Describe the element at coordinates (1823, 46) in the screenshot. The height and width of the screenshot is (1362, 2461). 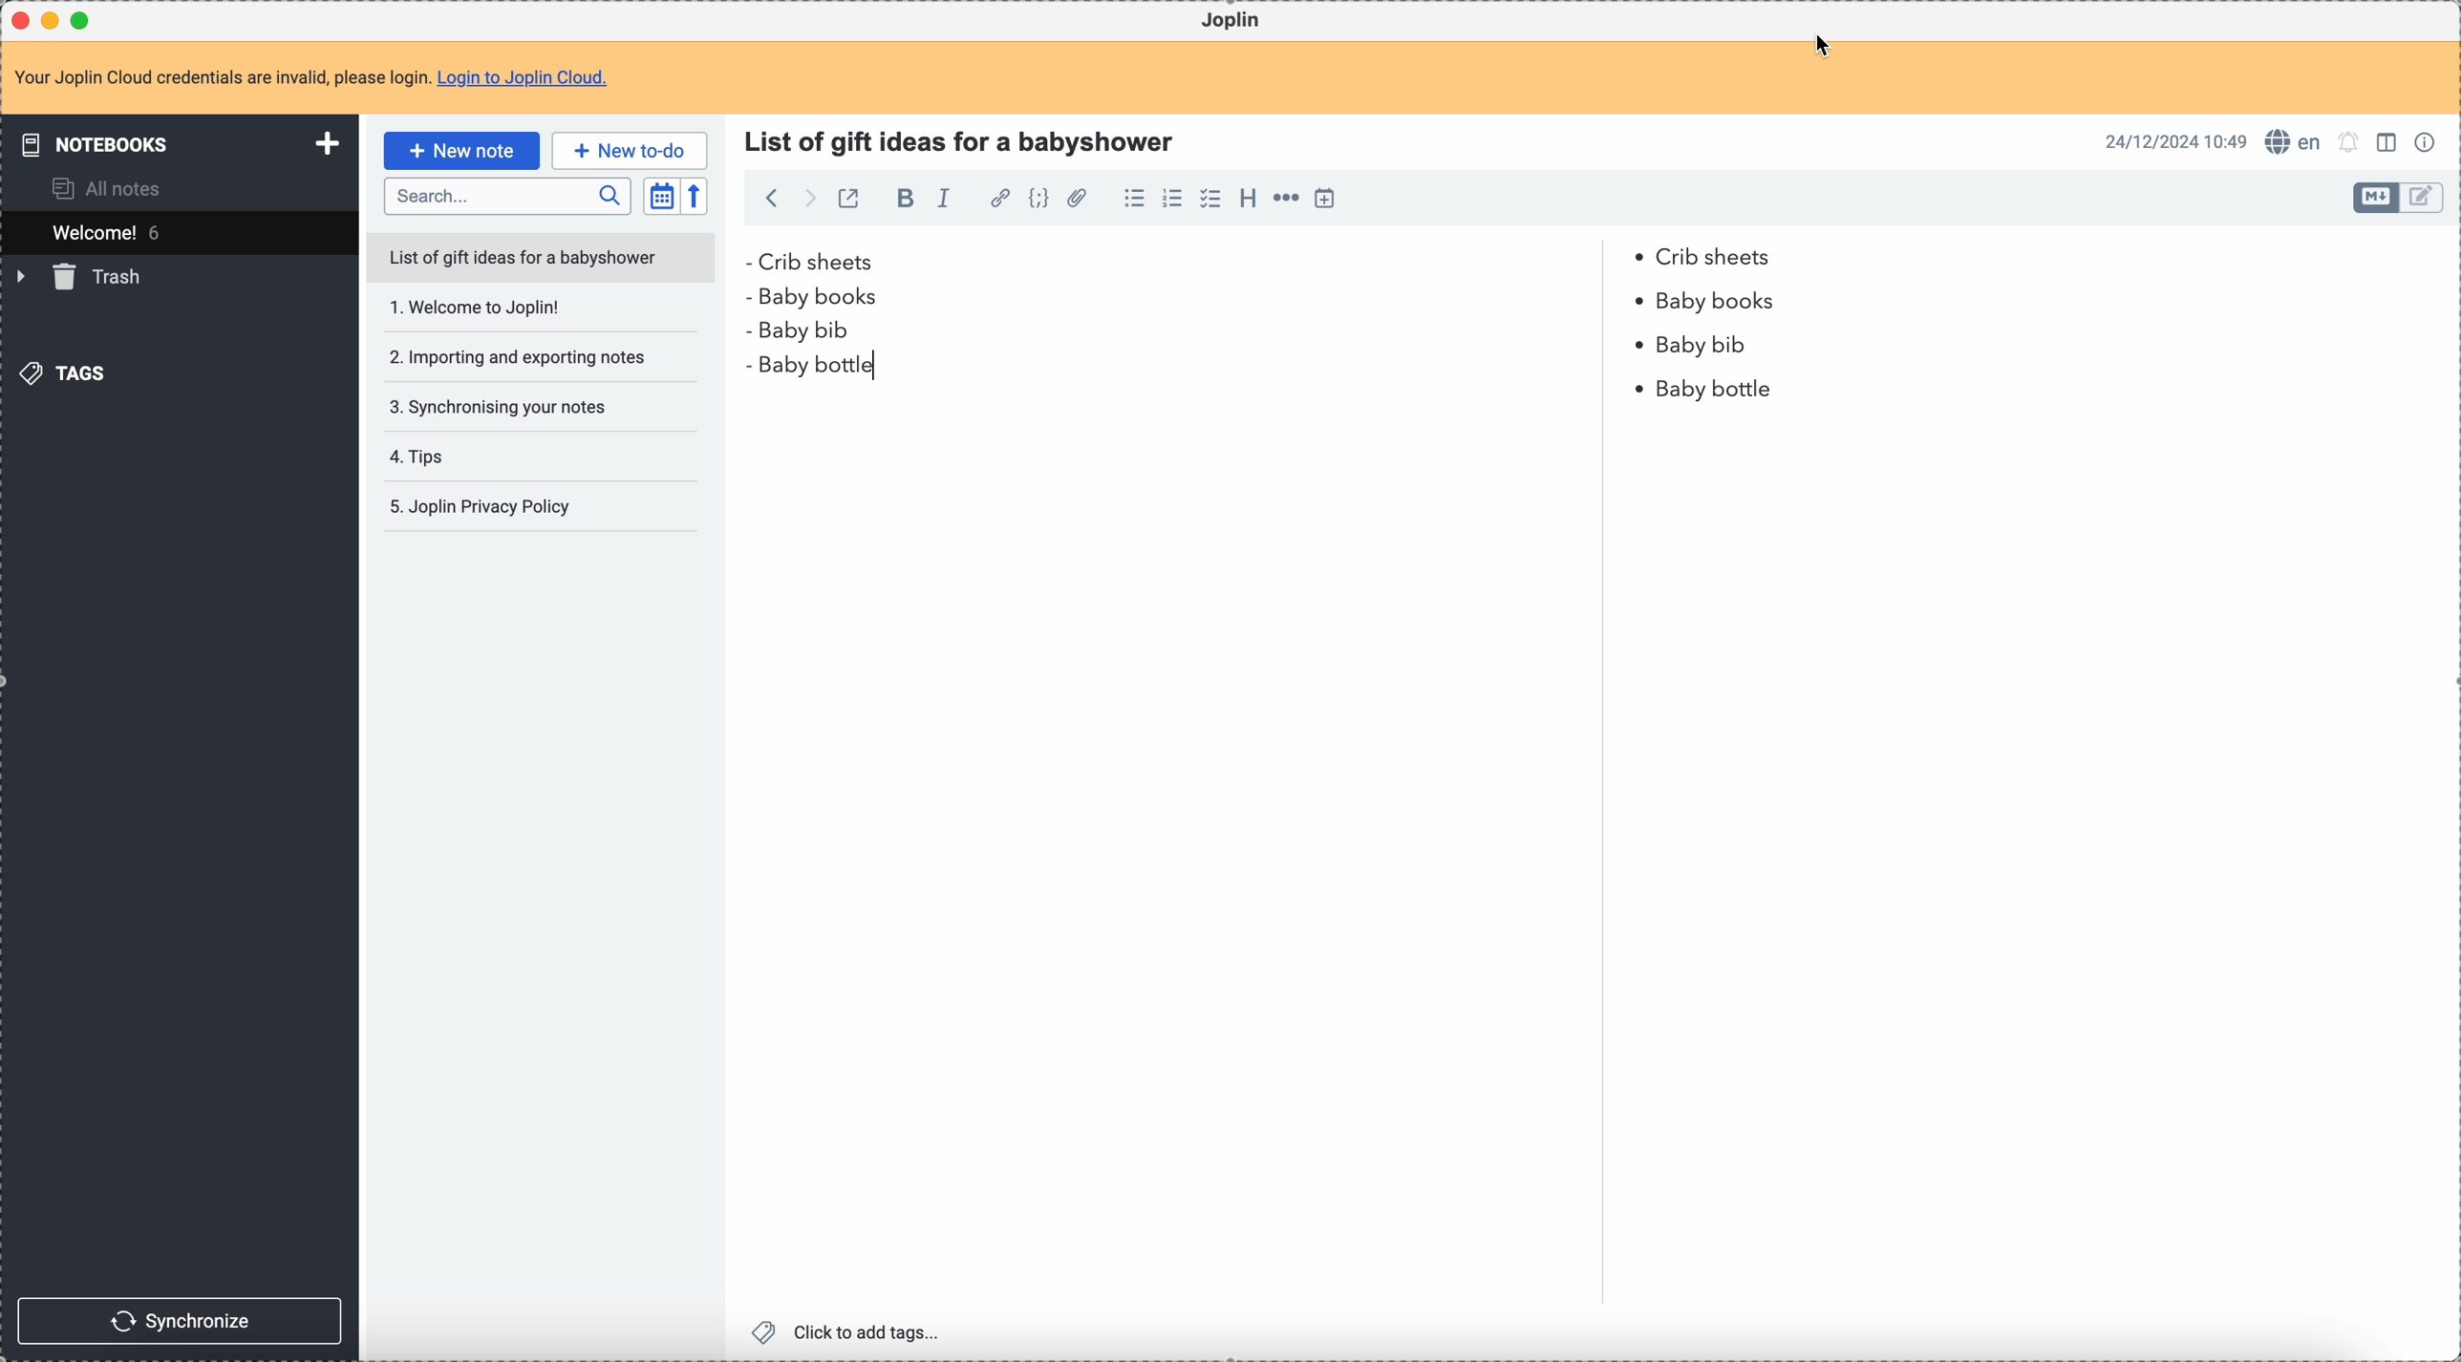
I see `cursor` at that location.